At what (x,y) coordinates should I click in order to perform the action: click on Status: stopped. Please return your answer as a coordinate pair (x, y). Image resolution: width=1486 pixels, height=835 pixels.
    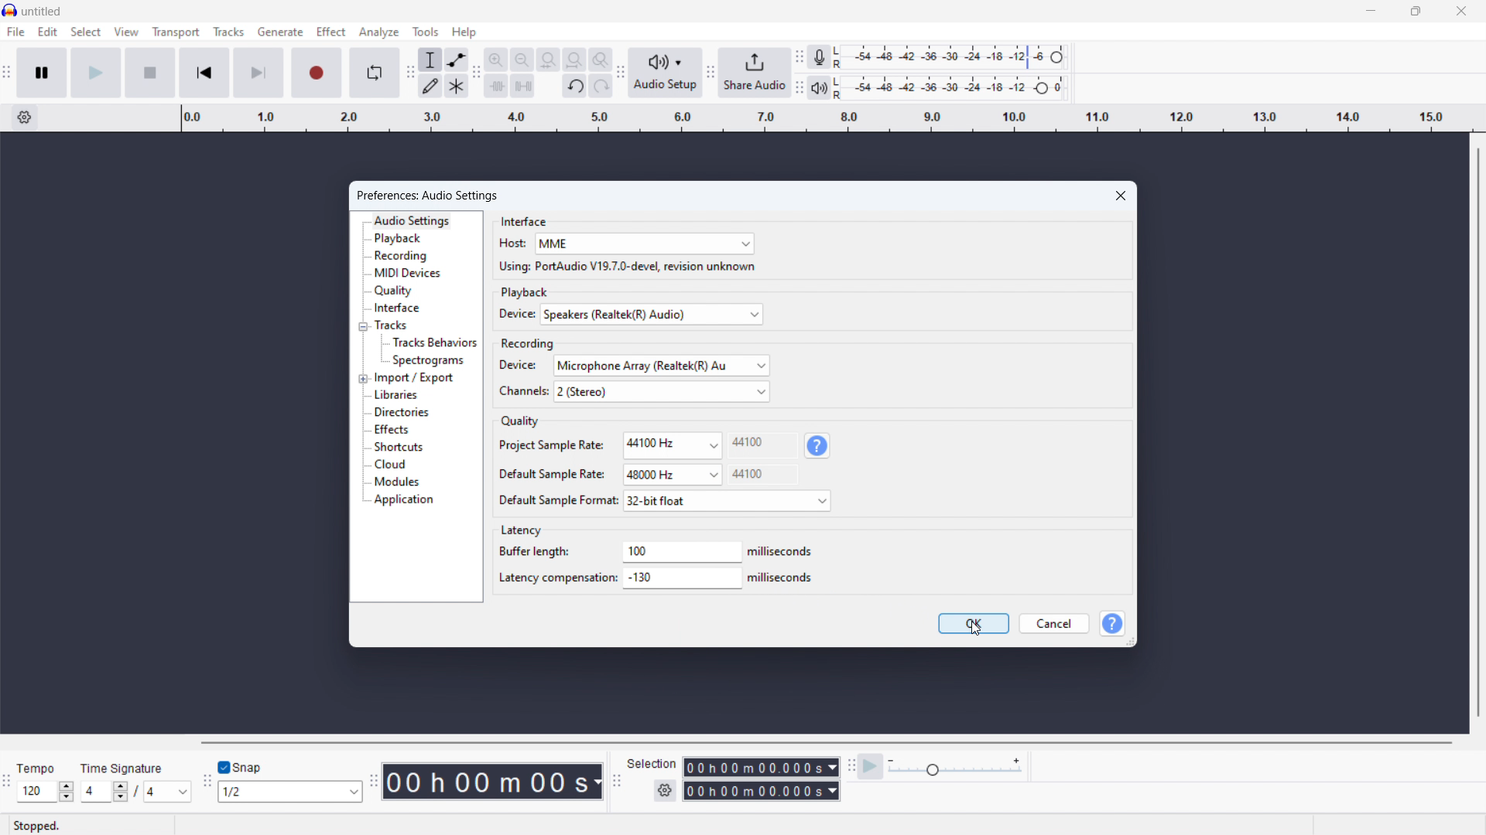
    Looking at the image, I should click on (39, 825).